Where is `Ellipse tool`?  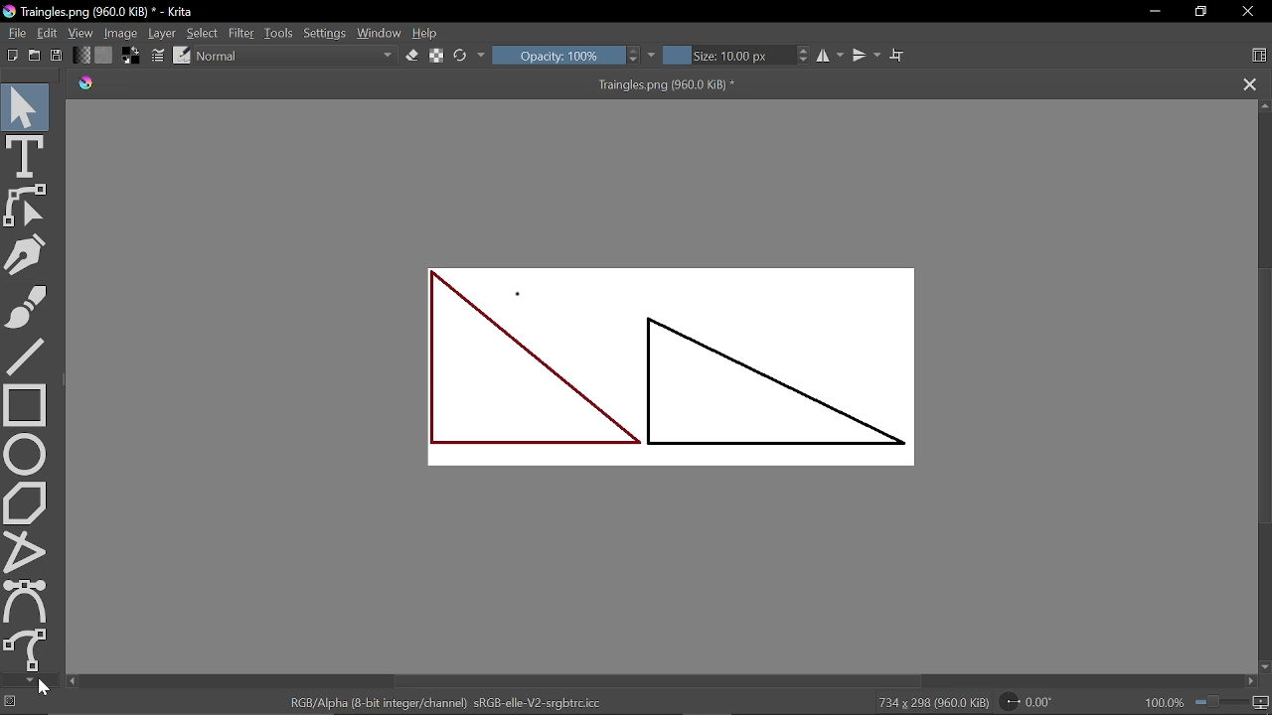 Ellipse tool is located at coordinates (27, 454).